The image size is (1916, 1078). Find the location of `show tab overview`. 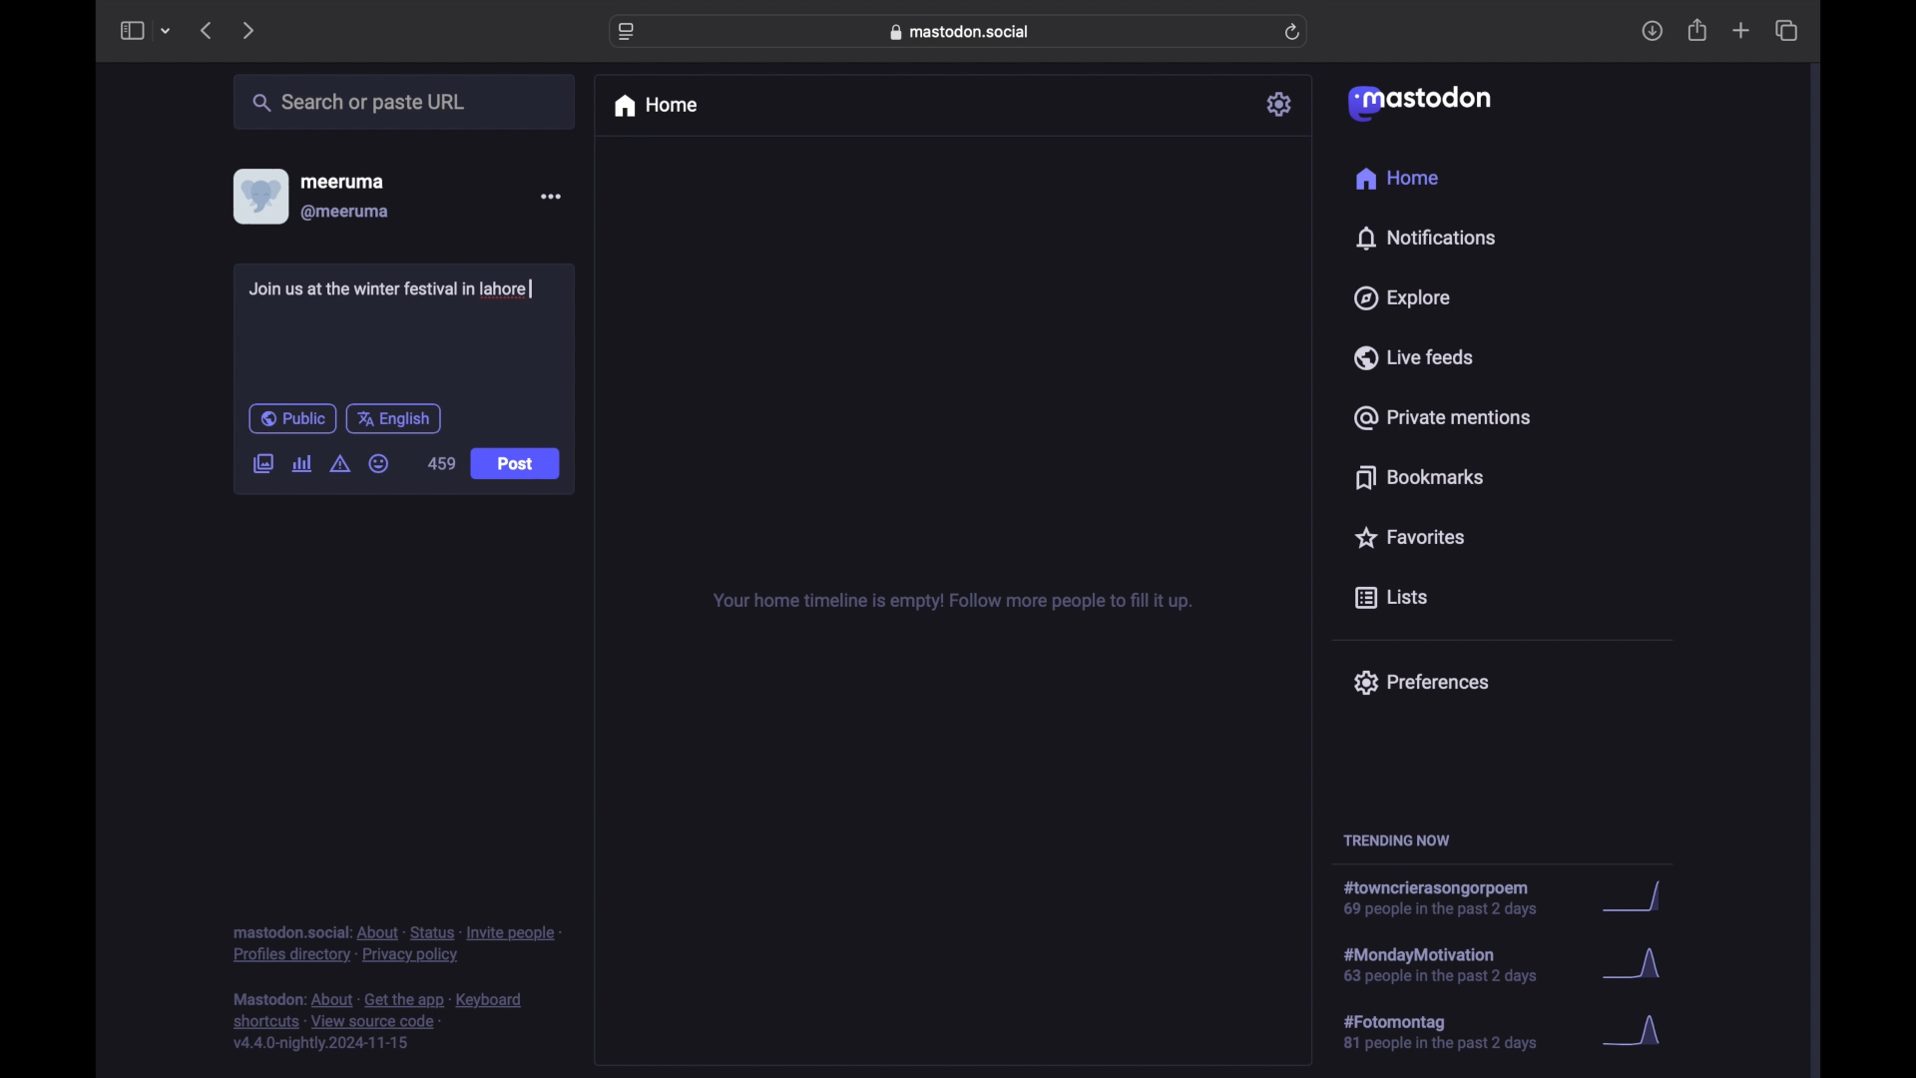

show tab overview is located at coordinates (1786, 31).